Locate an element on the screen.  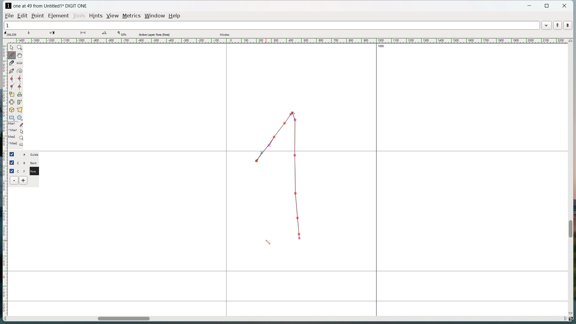
Active layer fore is located at coordinates (154, 34).